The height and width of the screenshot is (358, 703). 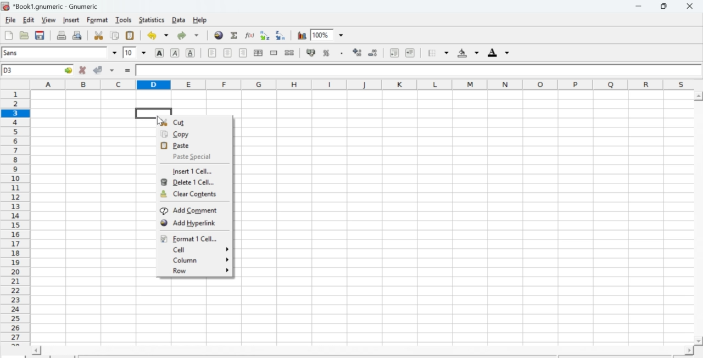 I want to click on Delete 1 cell, so click(x=189, y=182).